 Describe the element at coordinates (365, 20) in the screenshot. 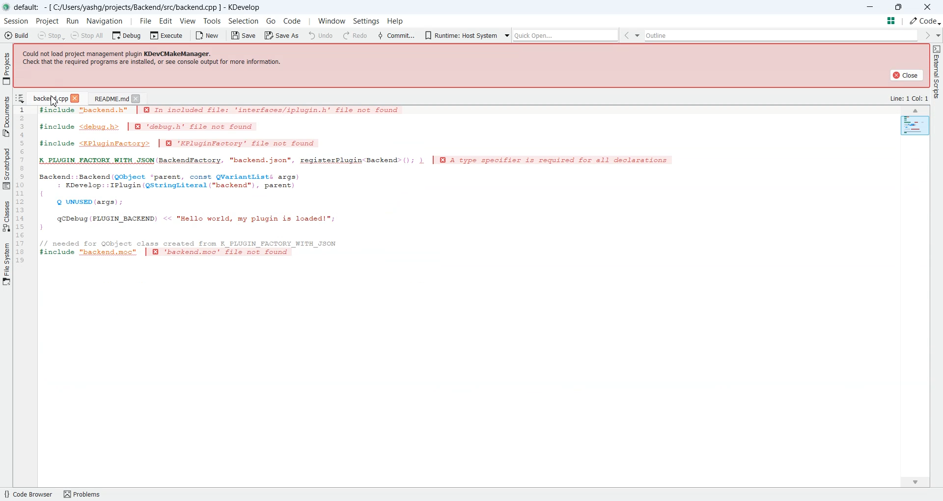

I see `Settings` at that location.